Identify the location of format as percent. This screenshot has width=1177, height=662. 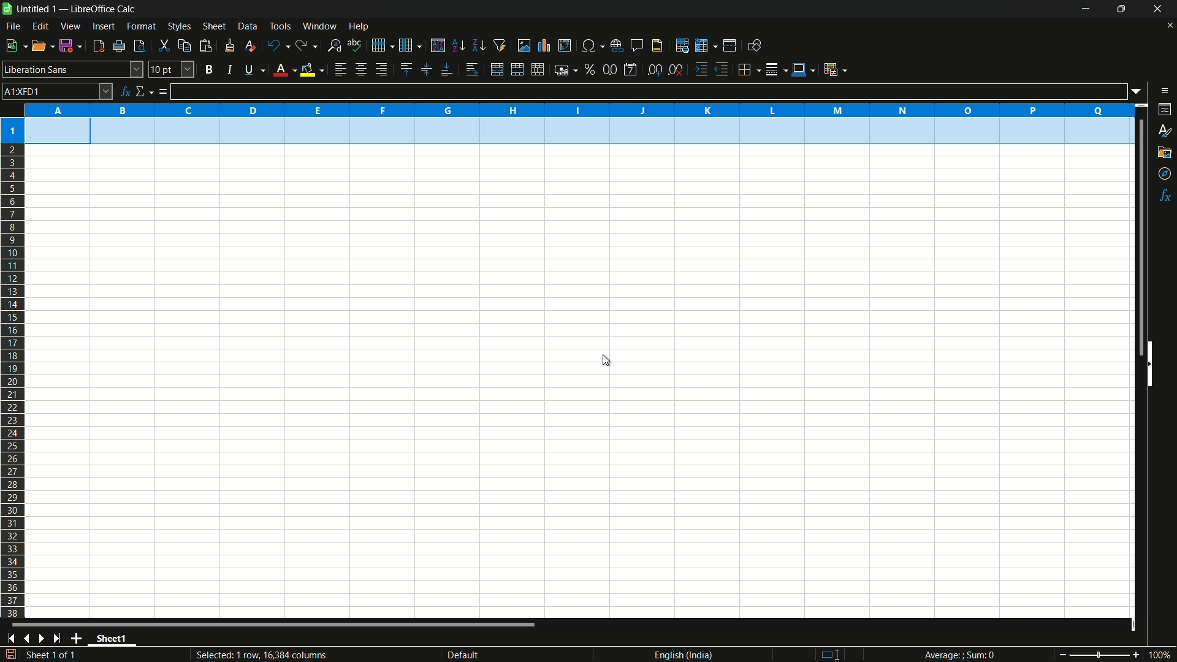
(590, 69).